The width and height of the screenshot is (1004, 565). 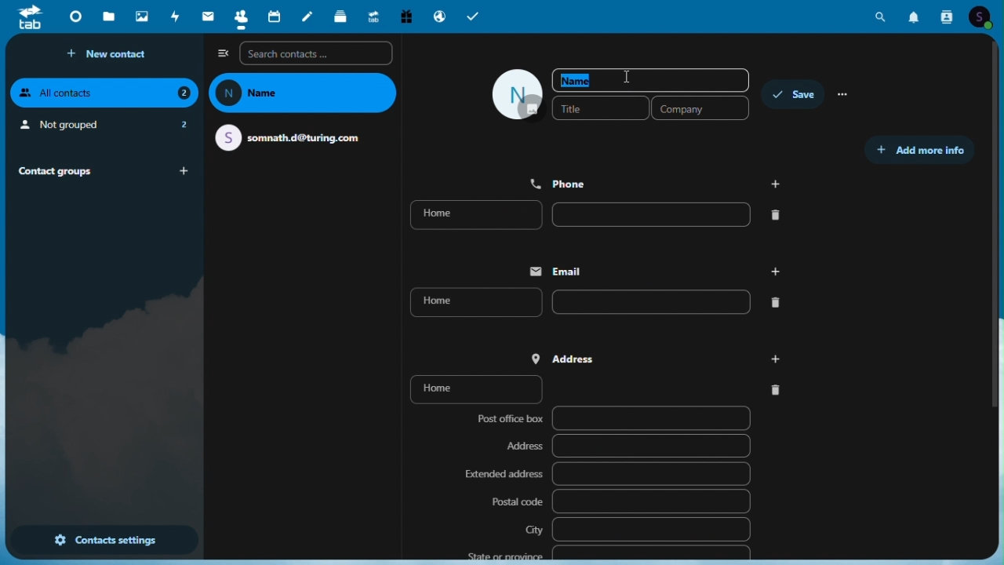 I want to click on Account icon, so click(x=987, y=17).